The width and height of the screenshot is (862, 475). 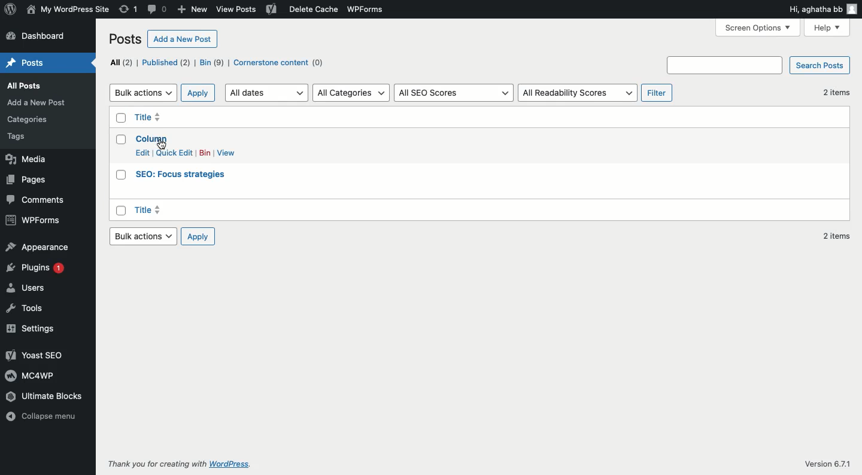 I want to click on Hi user, so click(x=822, y=8).